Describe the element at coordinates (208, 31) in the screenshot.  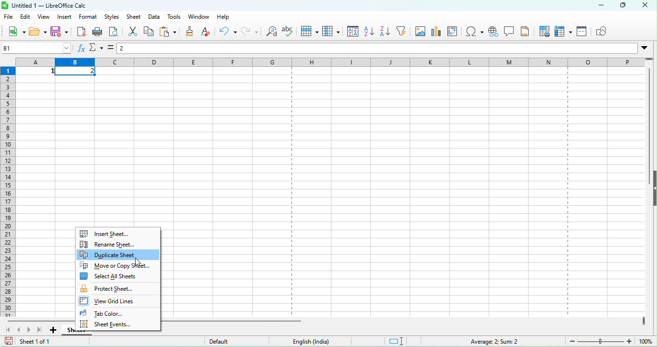
I see `clear direct formatting` at that location.